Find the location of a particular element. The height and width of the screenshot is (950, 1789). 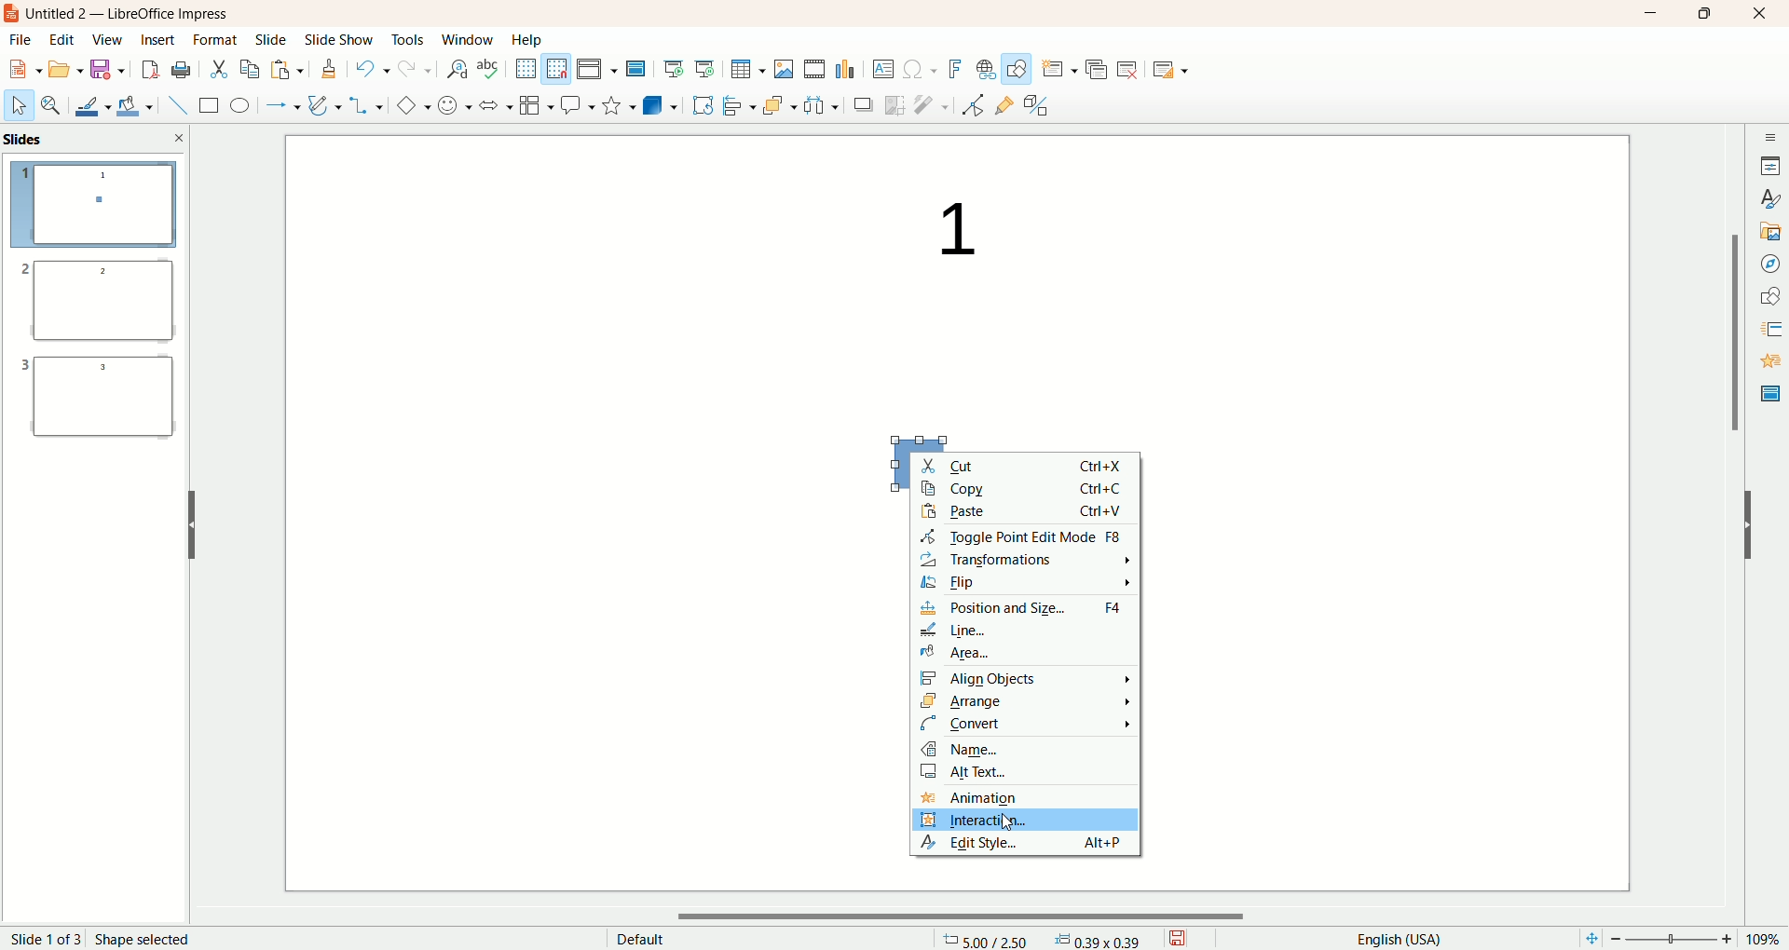

hide is located at coordinates (1757, 530).